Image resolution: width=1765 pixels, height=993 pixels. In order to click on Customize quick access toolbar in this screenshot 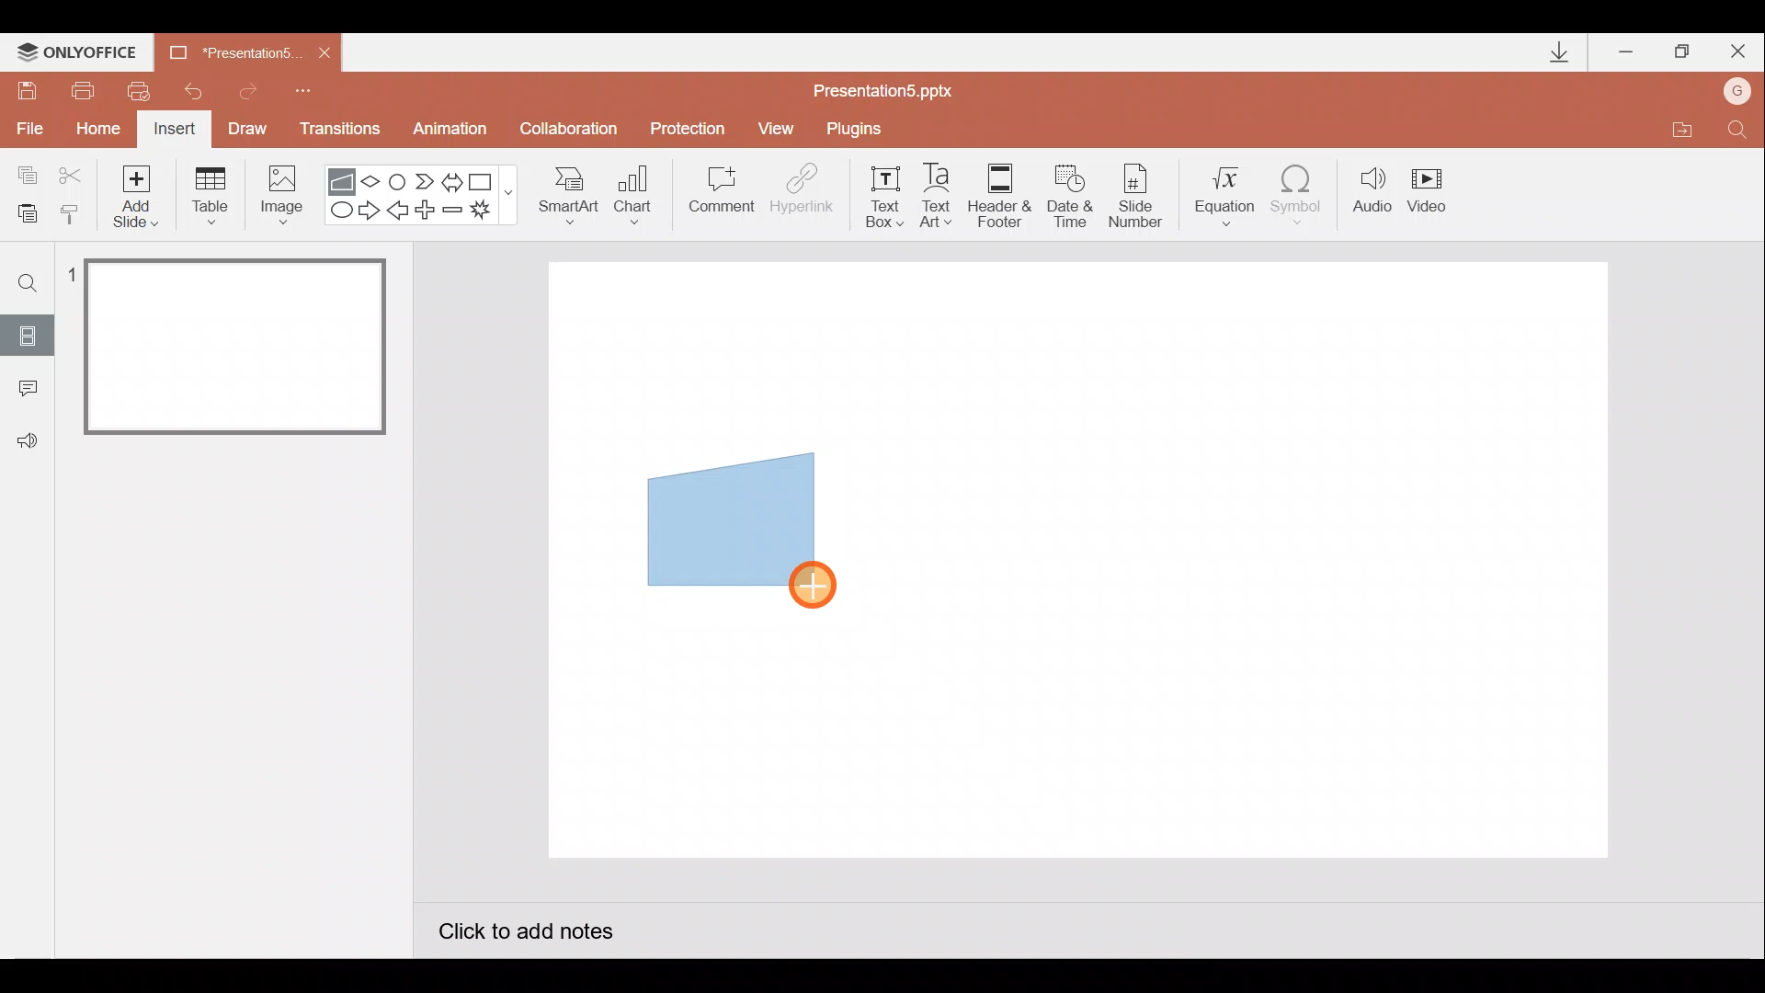, I will do `click(303, 88)`.